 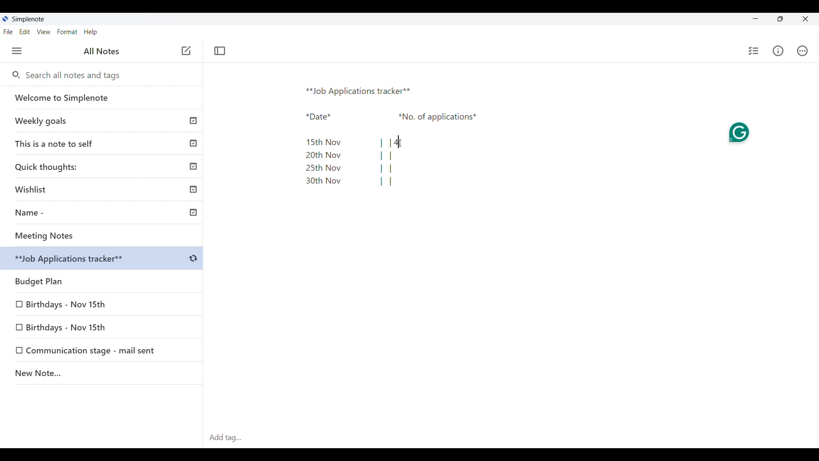 I want to click on Cursor, so click(x=400, y=143).